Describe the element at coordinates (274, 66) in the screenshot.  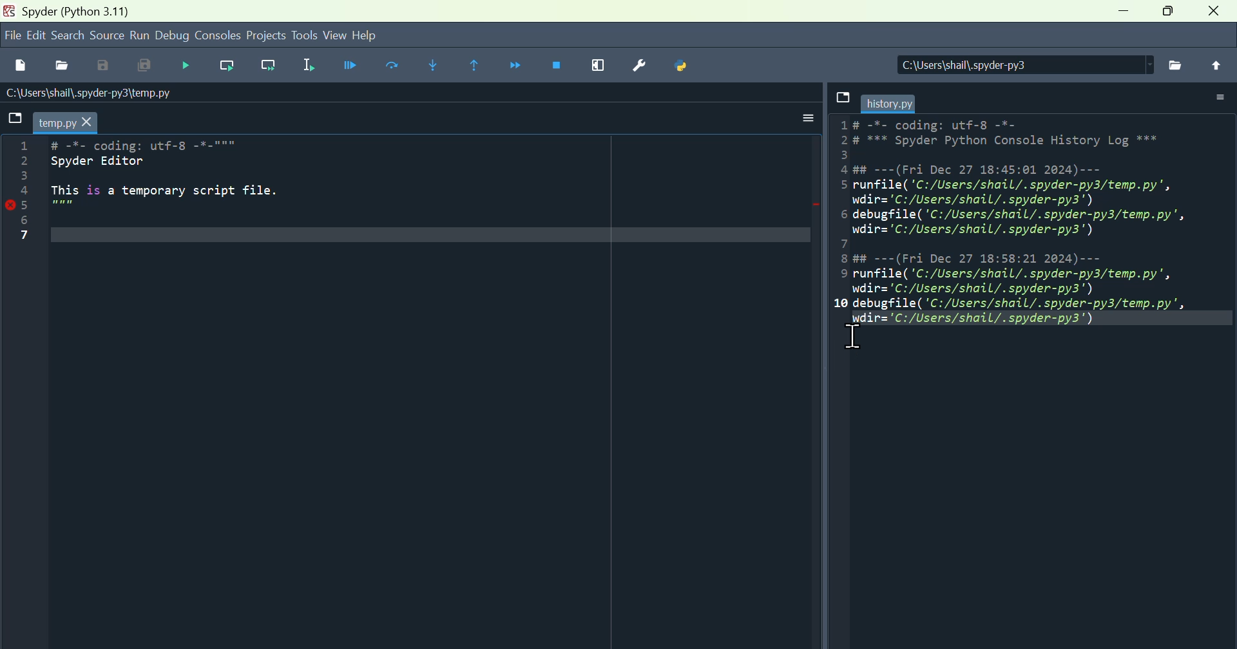
I see `Run current line and go to the next one` at that location.